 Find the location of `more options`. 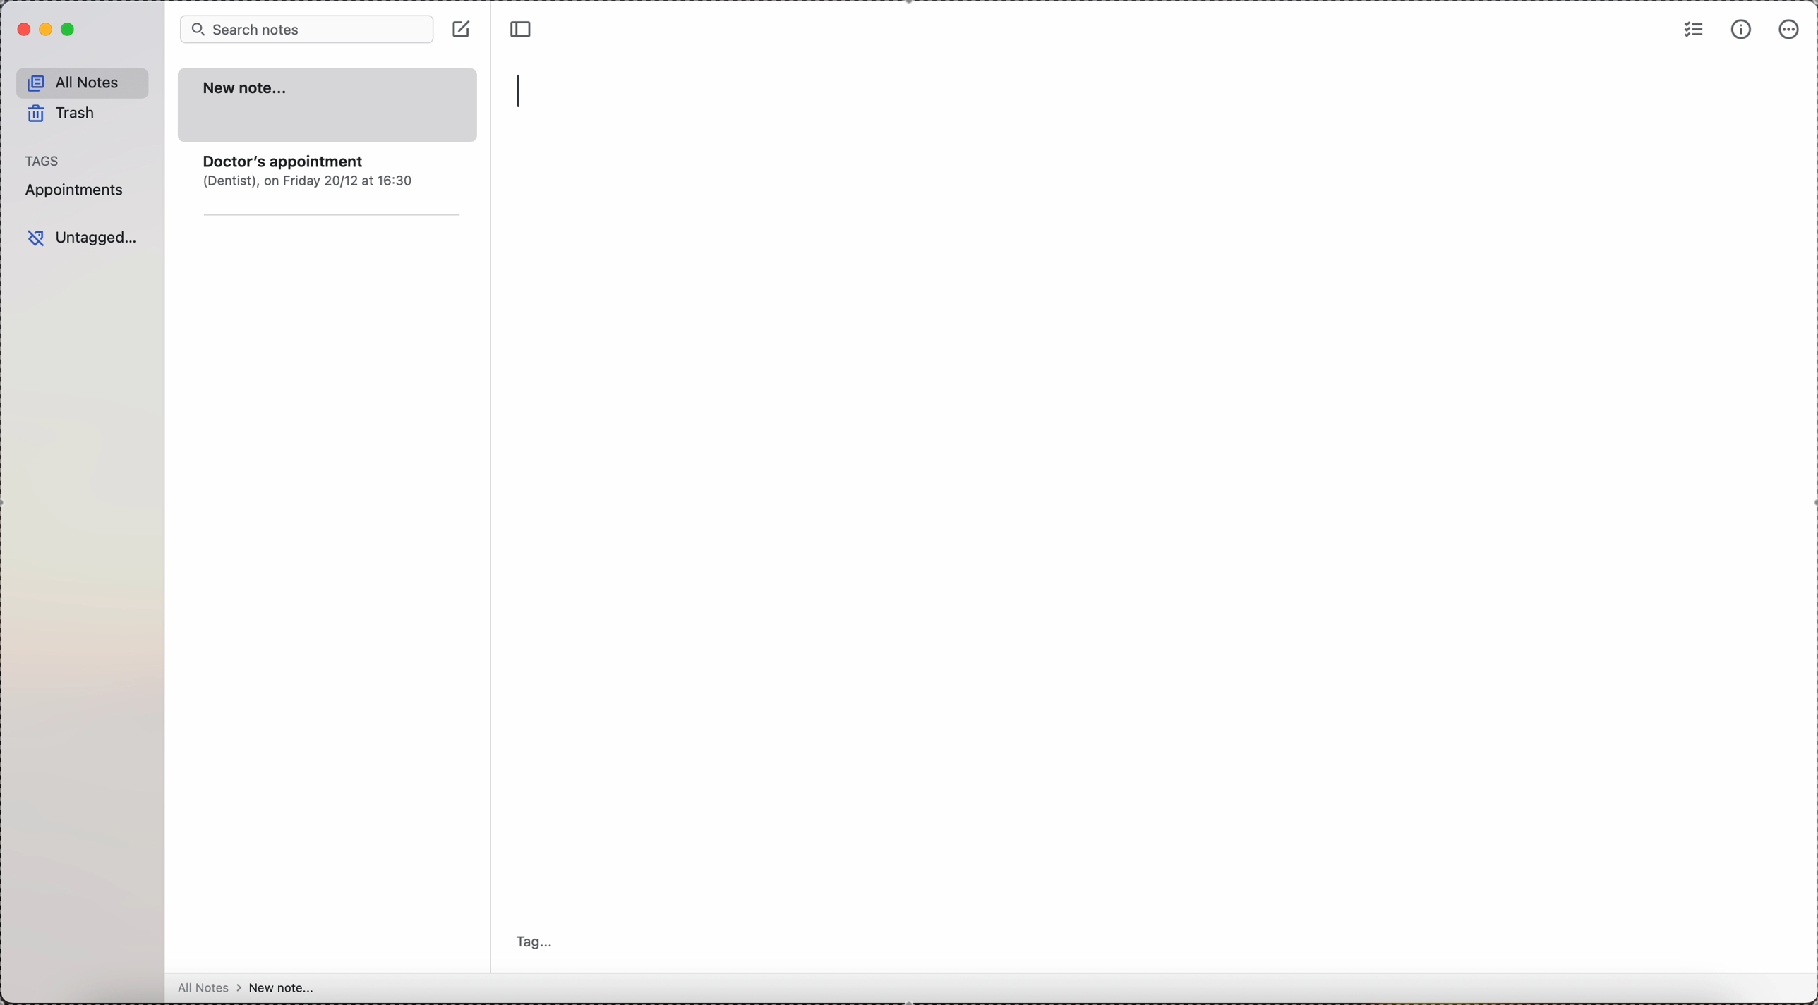

more options is located at coordinates (1787, 30).